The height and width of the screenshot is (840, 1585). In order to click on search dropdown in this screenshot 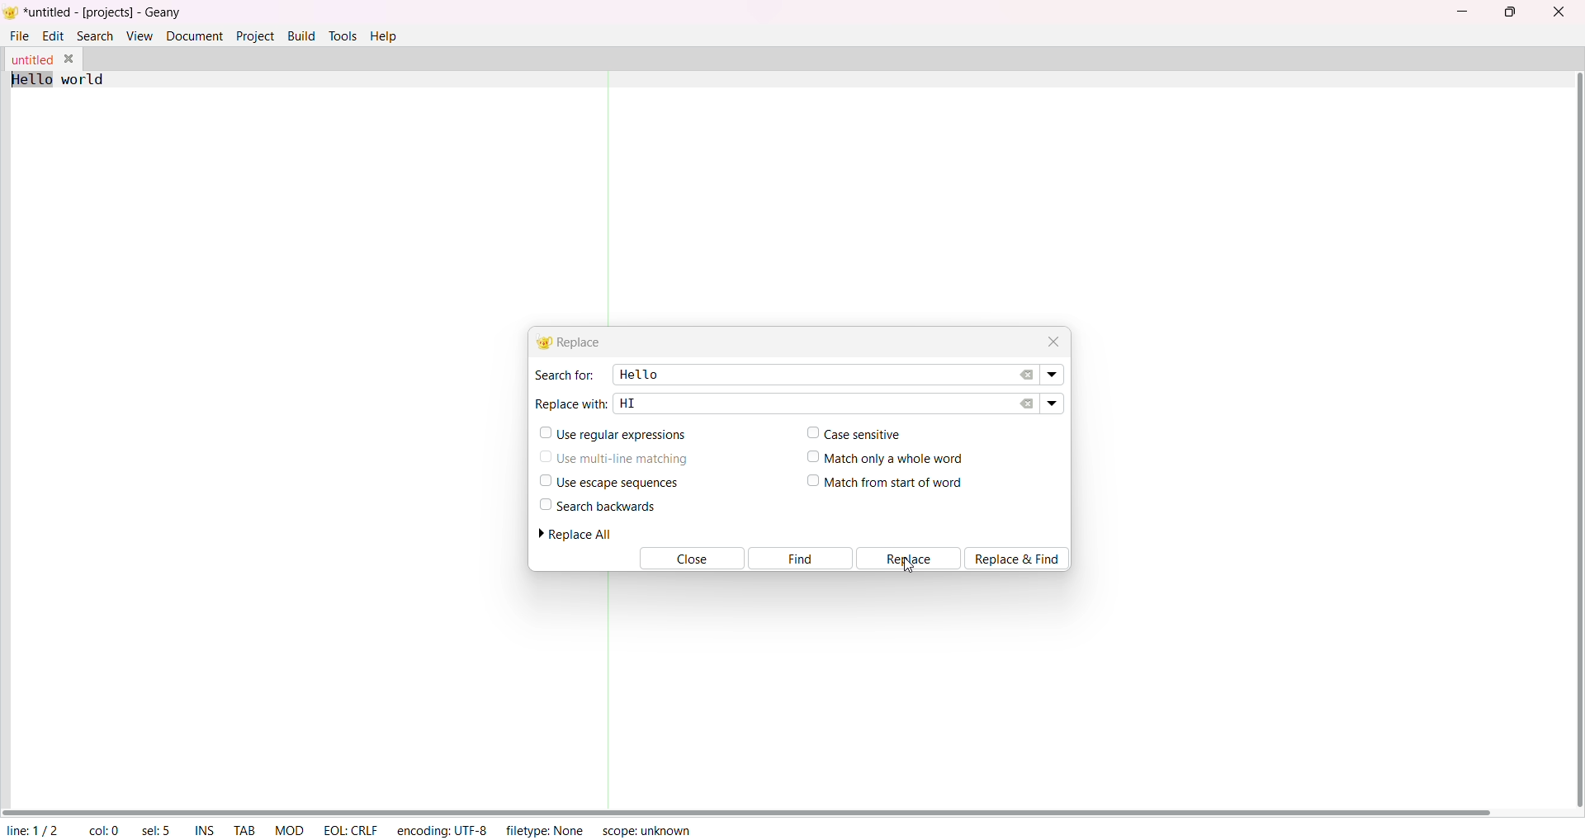, I will do `click(1054, 375)`.